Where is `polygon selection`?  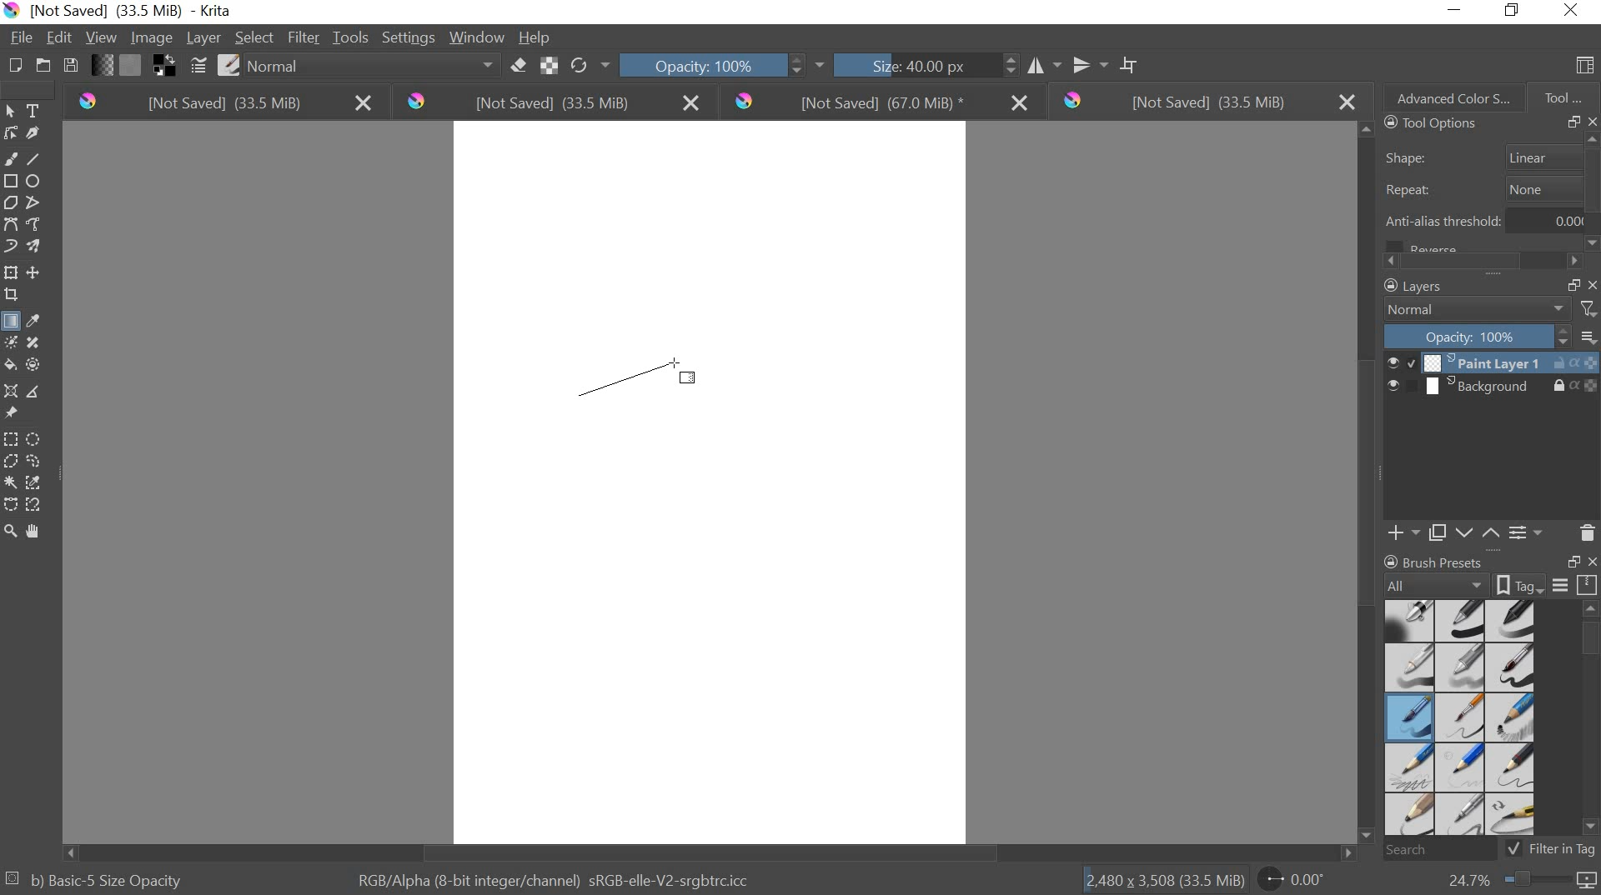 polygon selection is located at coordinates (10, 462).